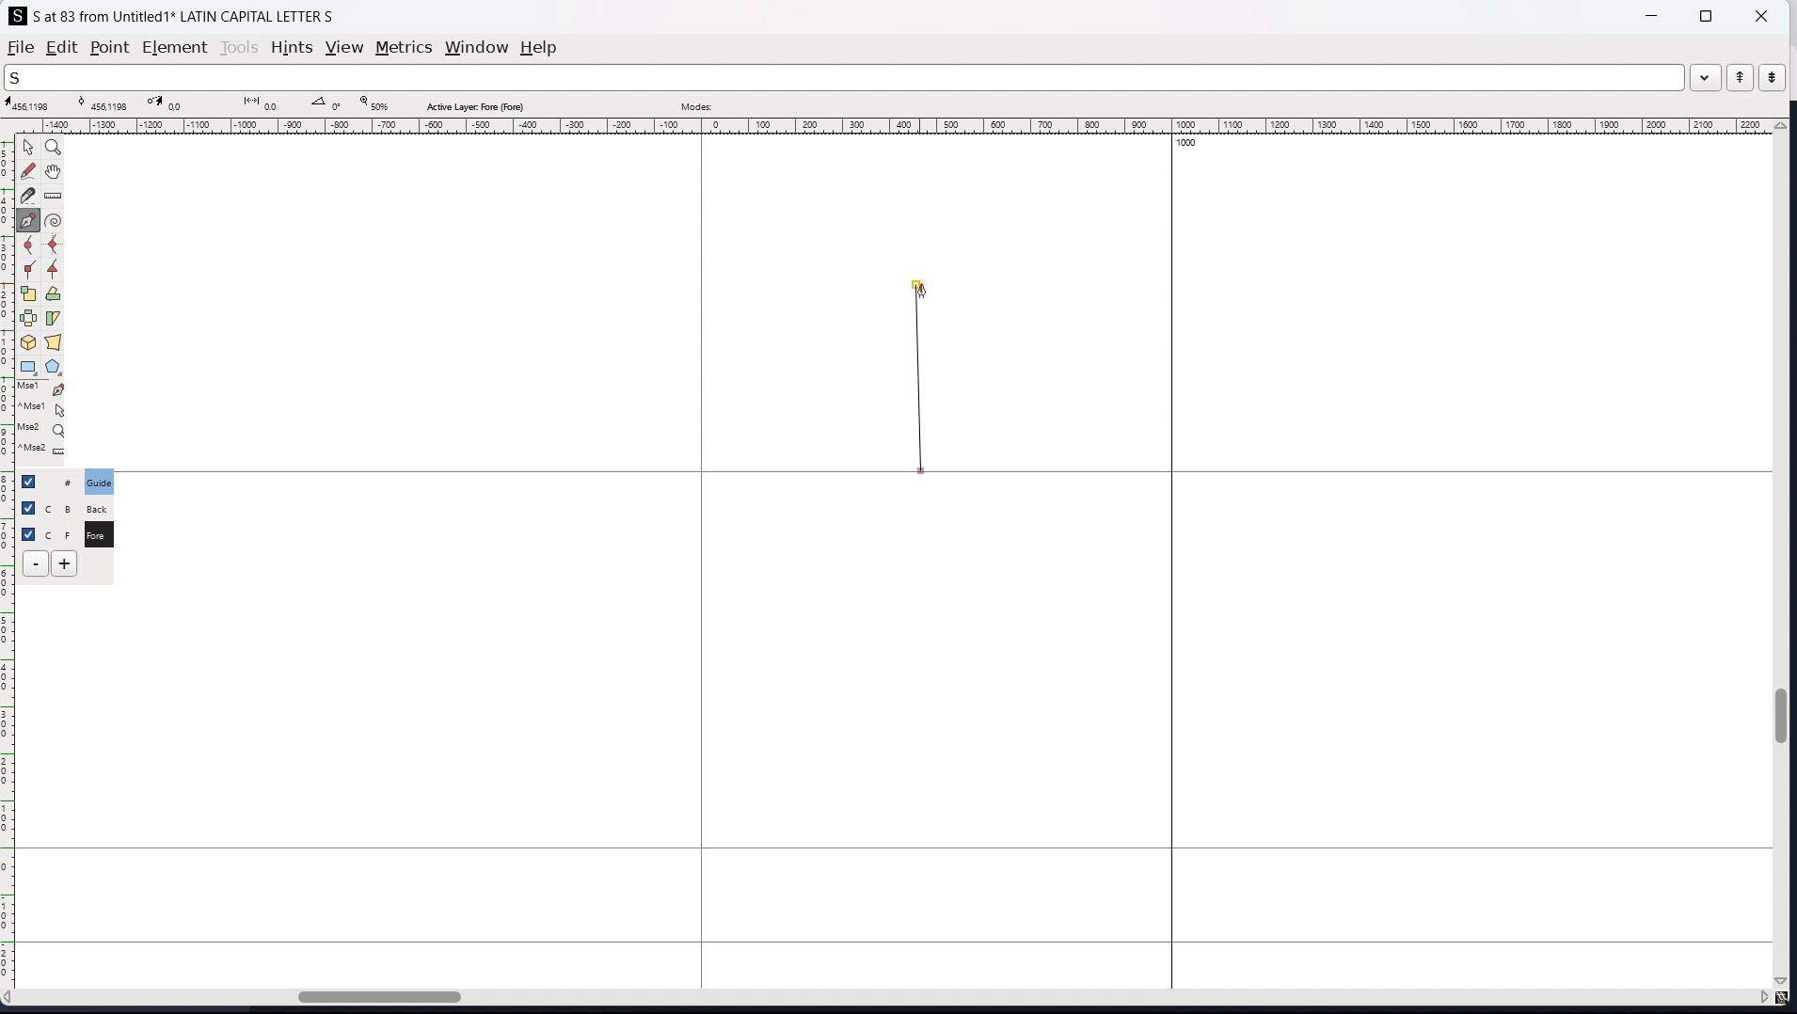 Image resolution: width=1797 pixels, height=1014 pixels. Describe the element at coordinates (62, 47) in the screenshot. I see `edit` at that location.